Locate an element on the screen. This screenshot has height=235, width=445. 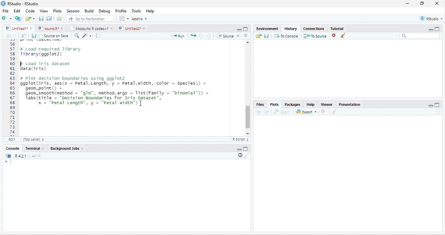
Tools is located at coordinates (137, 11).